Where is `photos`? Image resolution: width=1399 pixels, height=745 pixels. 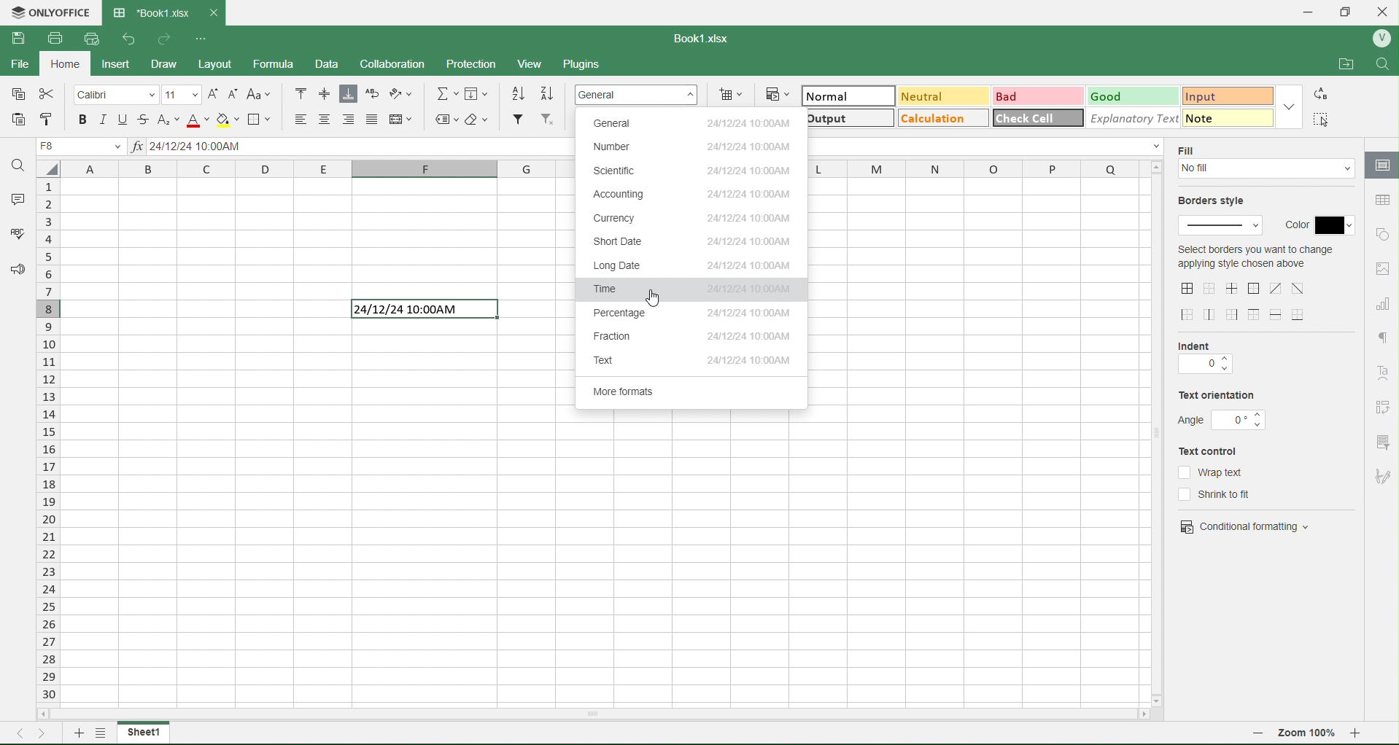
photos is located at coordinates (1383, 269).